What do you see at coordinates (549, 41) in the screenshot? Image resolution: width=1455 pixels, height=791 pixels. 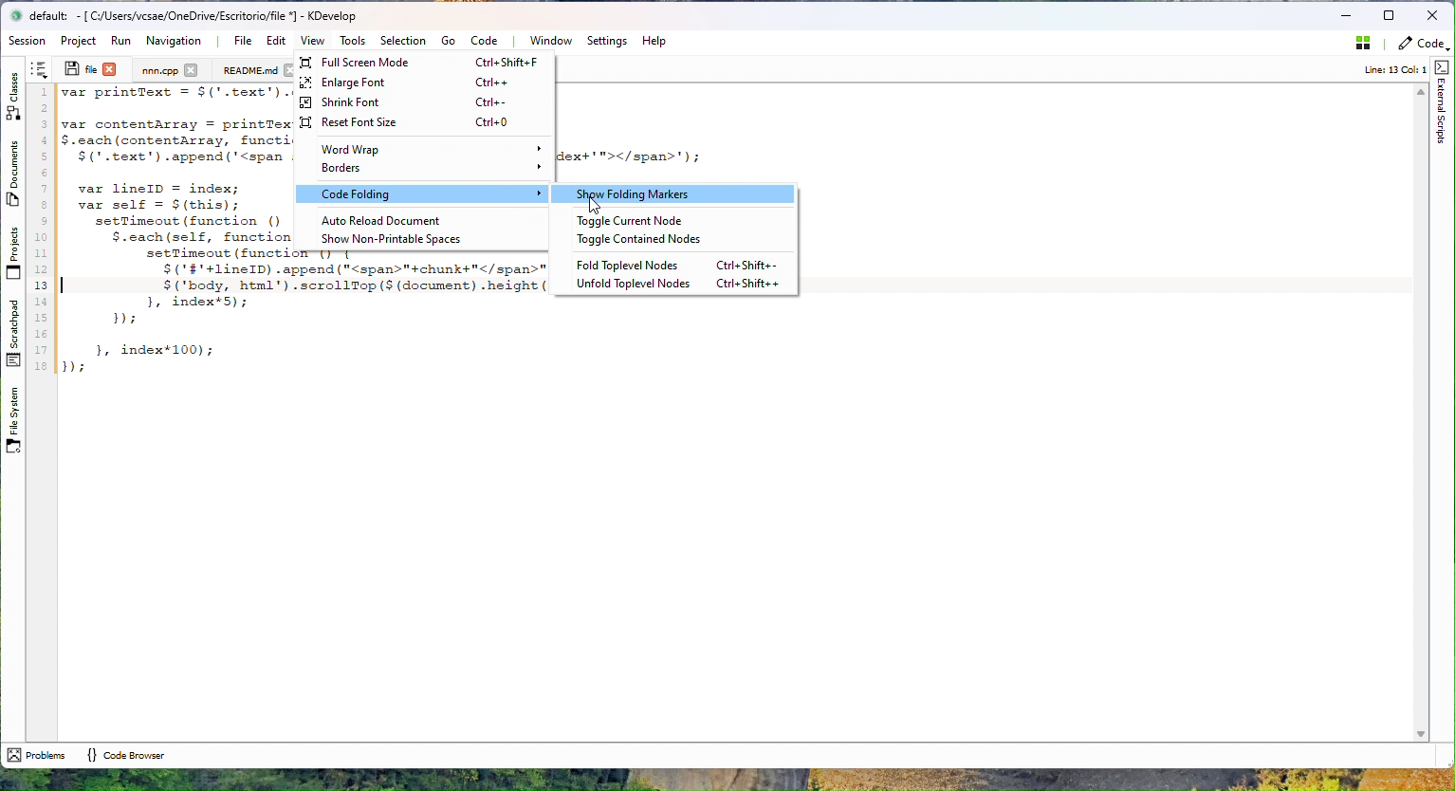 I see `Window` at bounding box center [549, 41].